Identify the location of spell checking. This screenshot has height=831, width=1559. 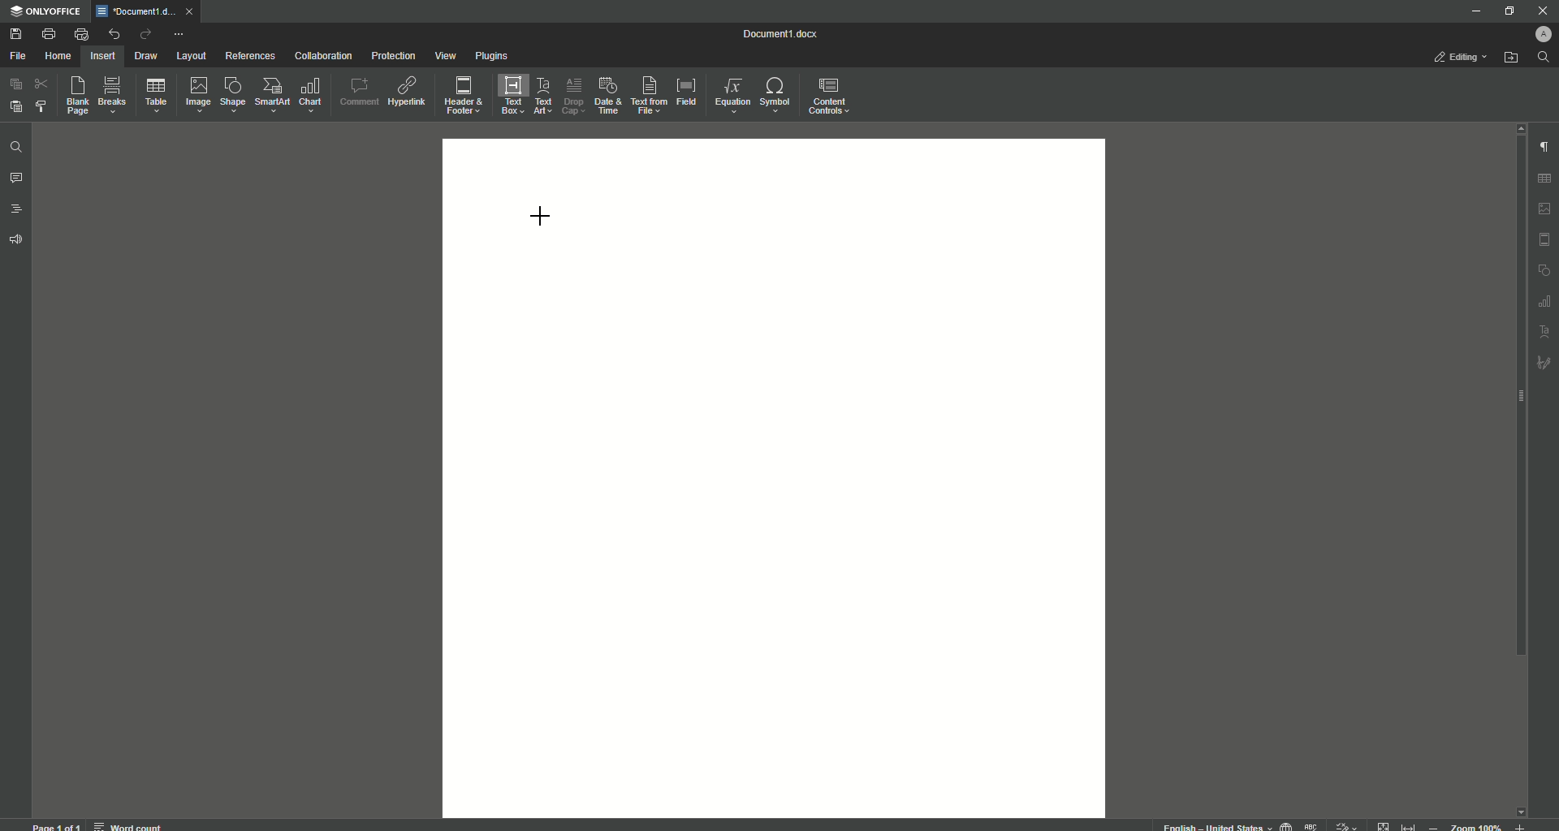
(1312, 825).